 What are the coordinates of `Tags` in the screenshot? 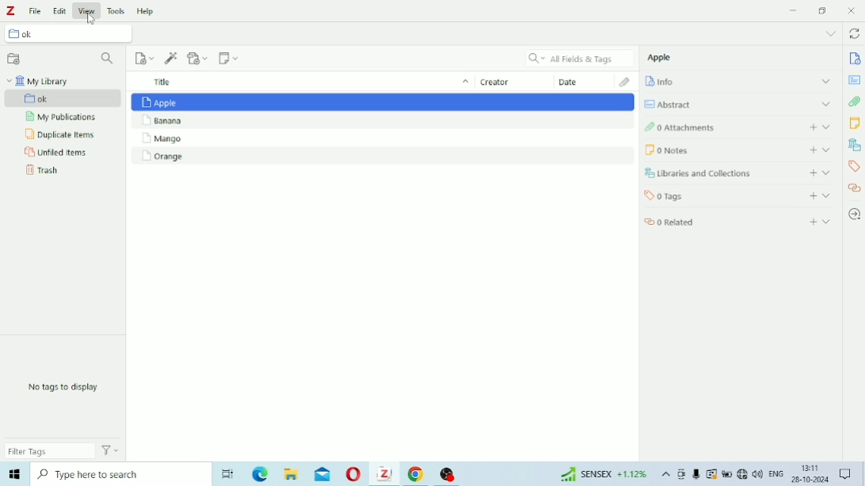 It's located at (698, 196).